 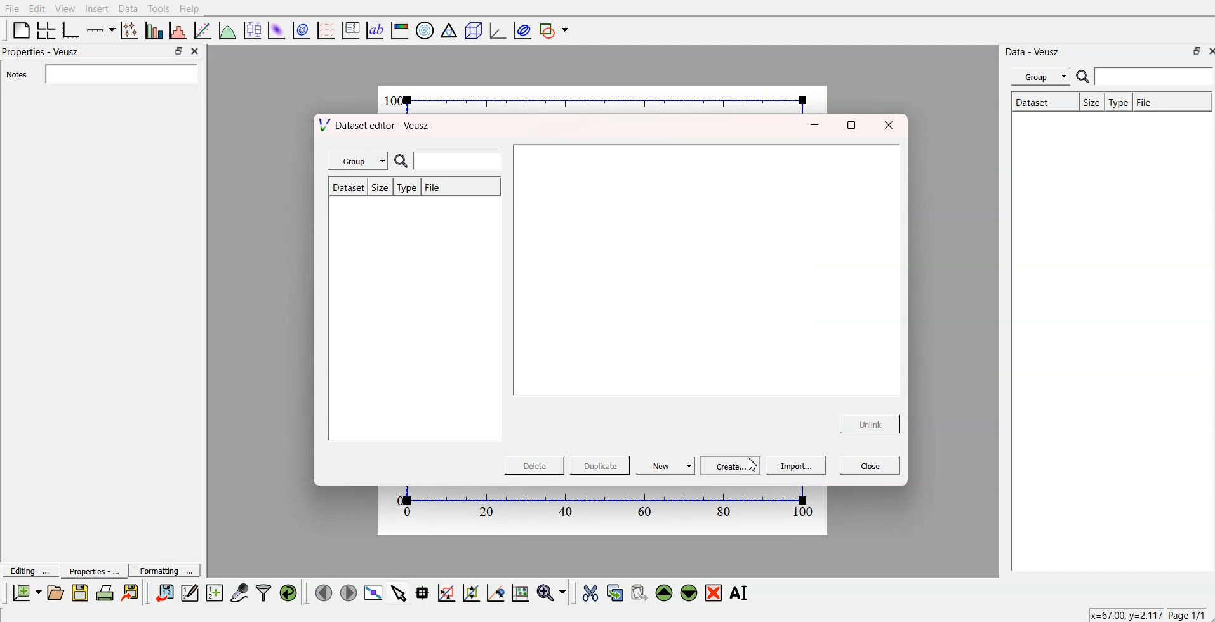 What do you see at coordinates (850, 128) in the screenshot?
I see `Maximize` at bounding box center [850, 128].